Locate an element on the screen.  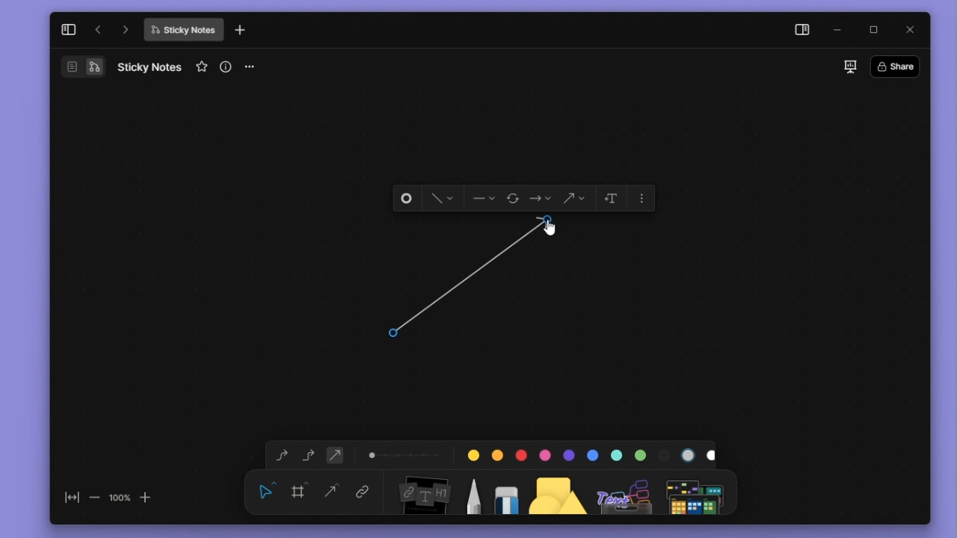
eraser is located at coordinates (503, 491).